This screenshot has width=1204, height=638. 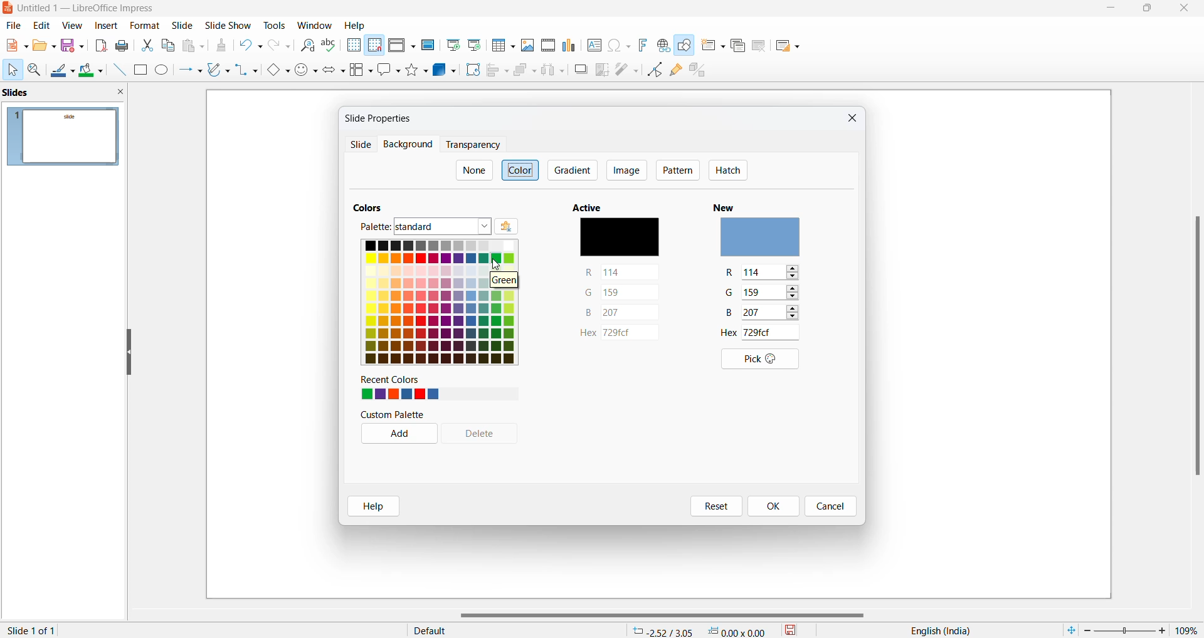 I want to click on insert fontwork text, so click(x=642, y=44).